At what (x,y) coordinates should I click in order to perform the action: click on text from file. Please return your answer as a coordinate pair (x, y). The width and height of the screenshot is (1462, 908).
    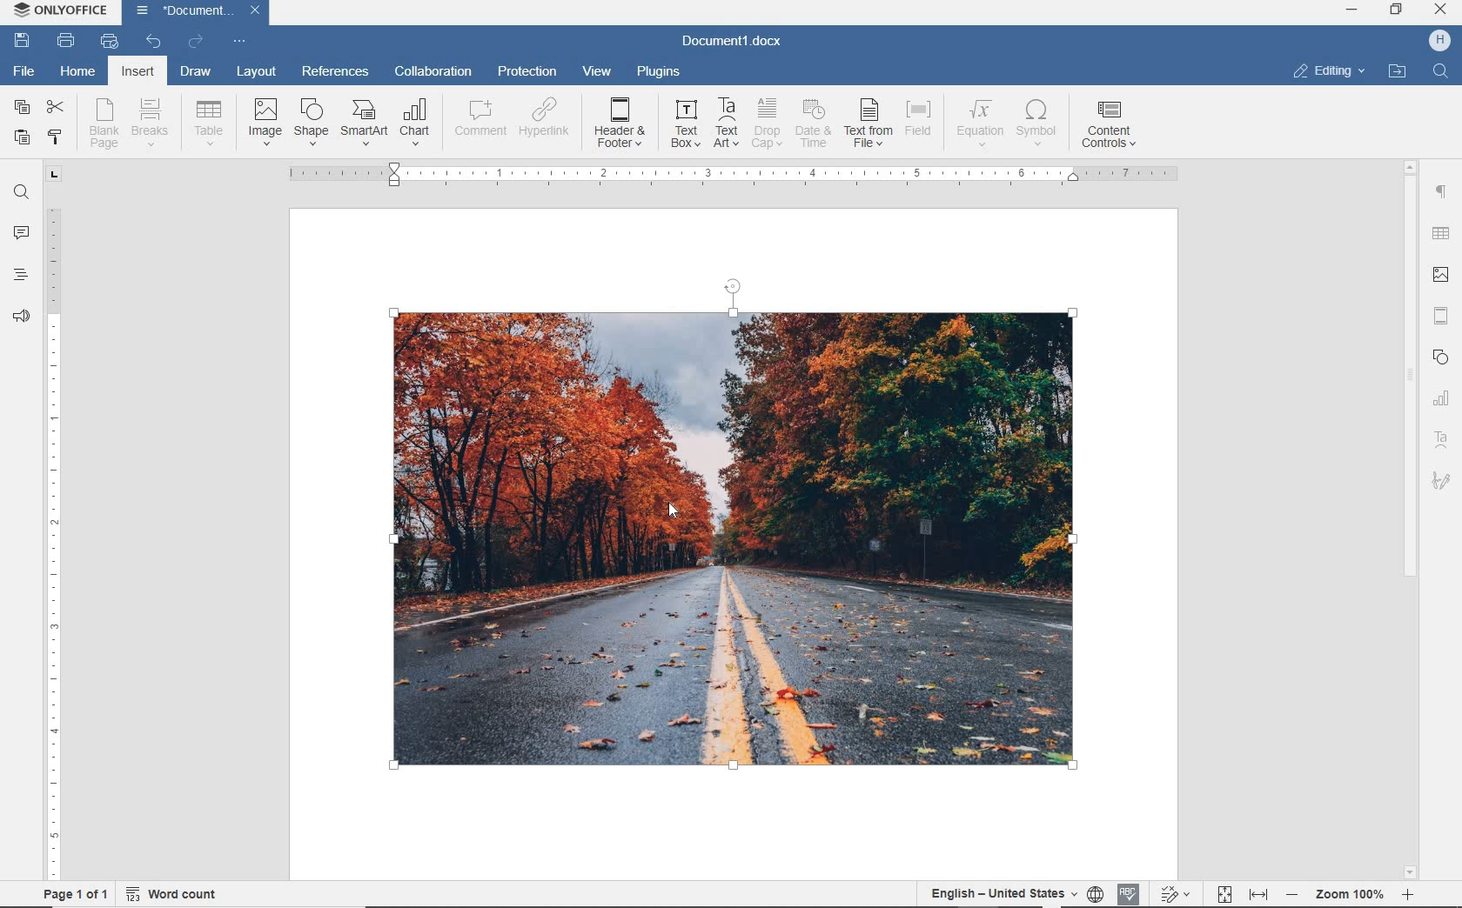
    Looking at the image, I should click on (869, 123).